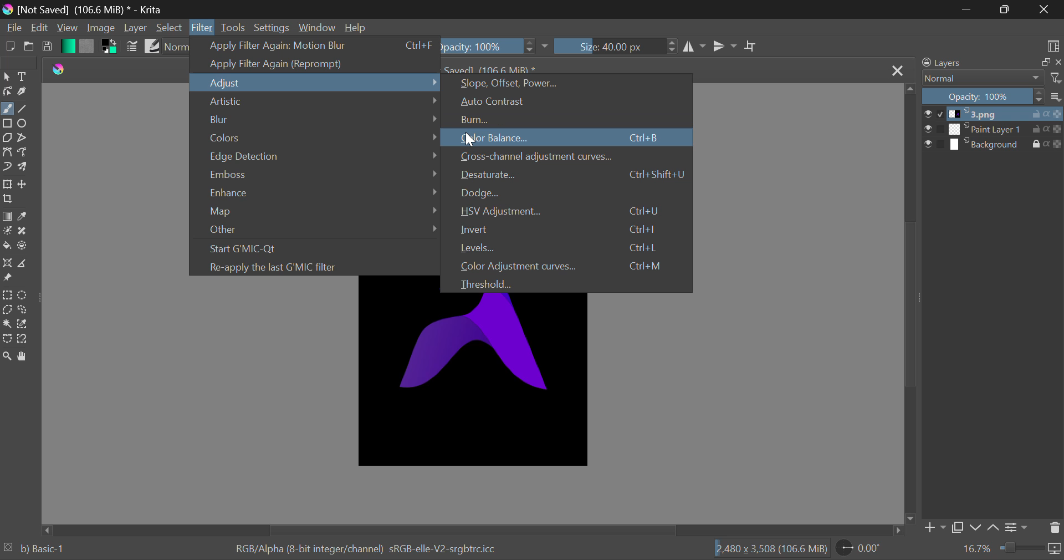 The width and height of the screenshot is (1064, 560). I want to click on [Not Saved] (106.6 MiB) * - Krita, so click(95, 8).